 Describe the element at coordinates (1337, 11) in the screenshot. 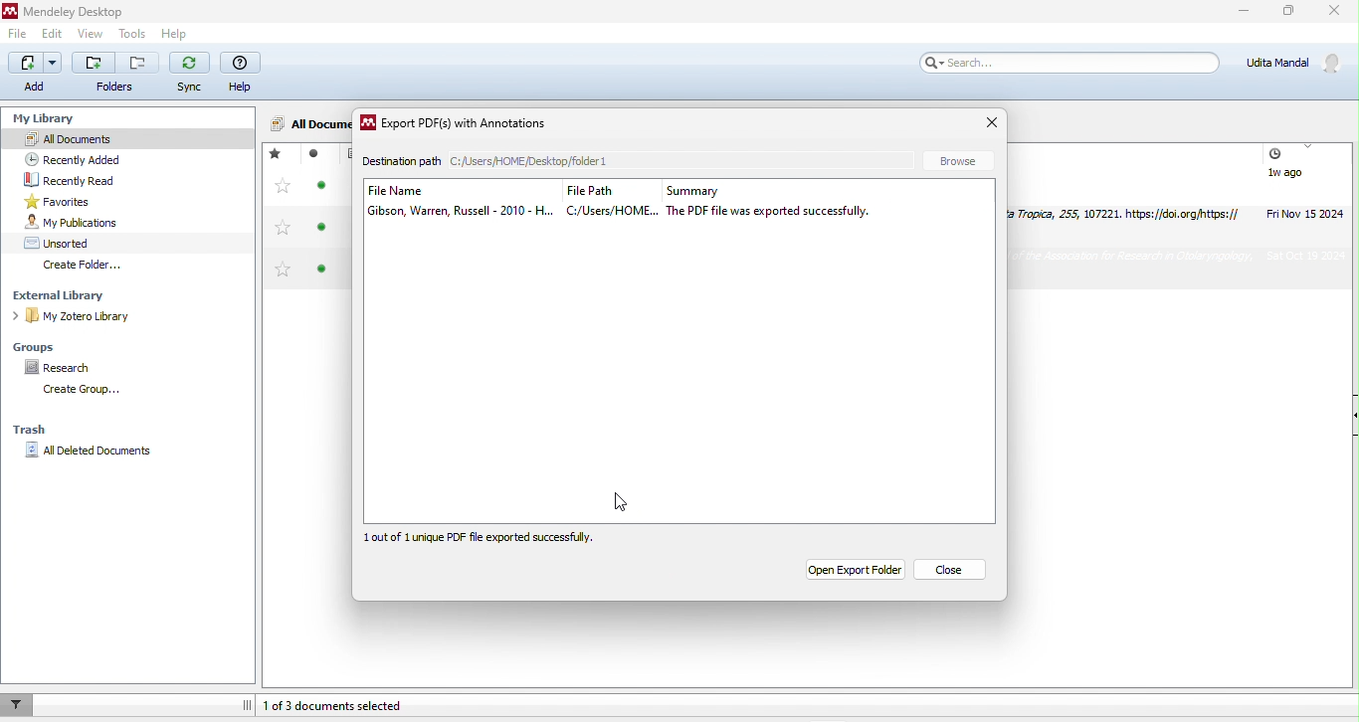

I see `close` at that location.